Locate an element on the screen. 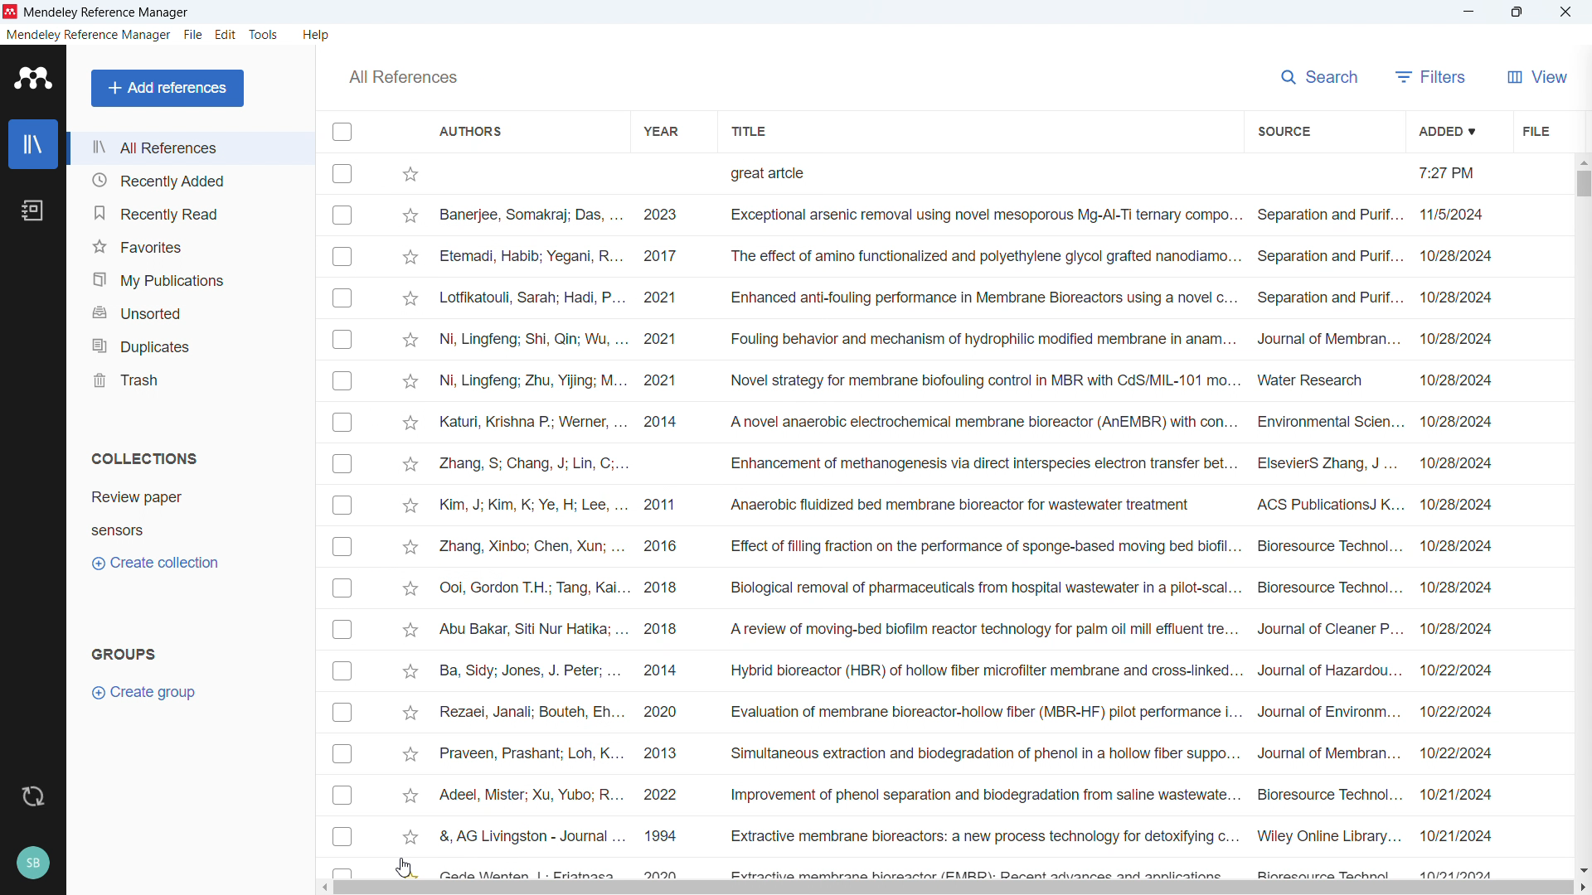 The width and height of the screenshot is (1592, 895). All references  is located at coordinates (190, 148).